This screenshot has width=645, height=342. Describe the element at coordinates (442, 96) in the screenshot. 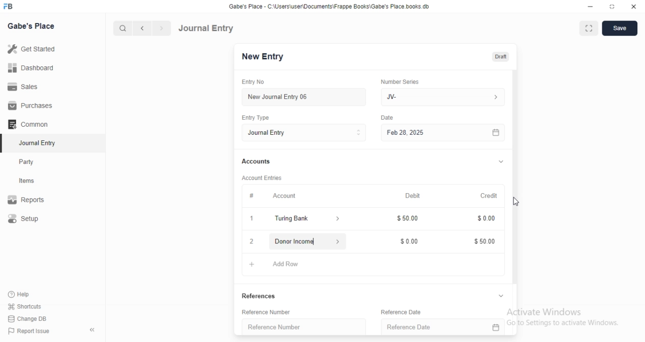

I see `JV-` at that location.